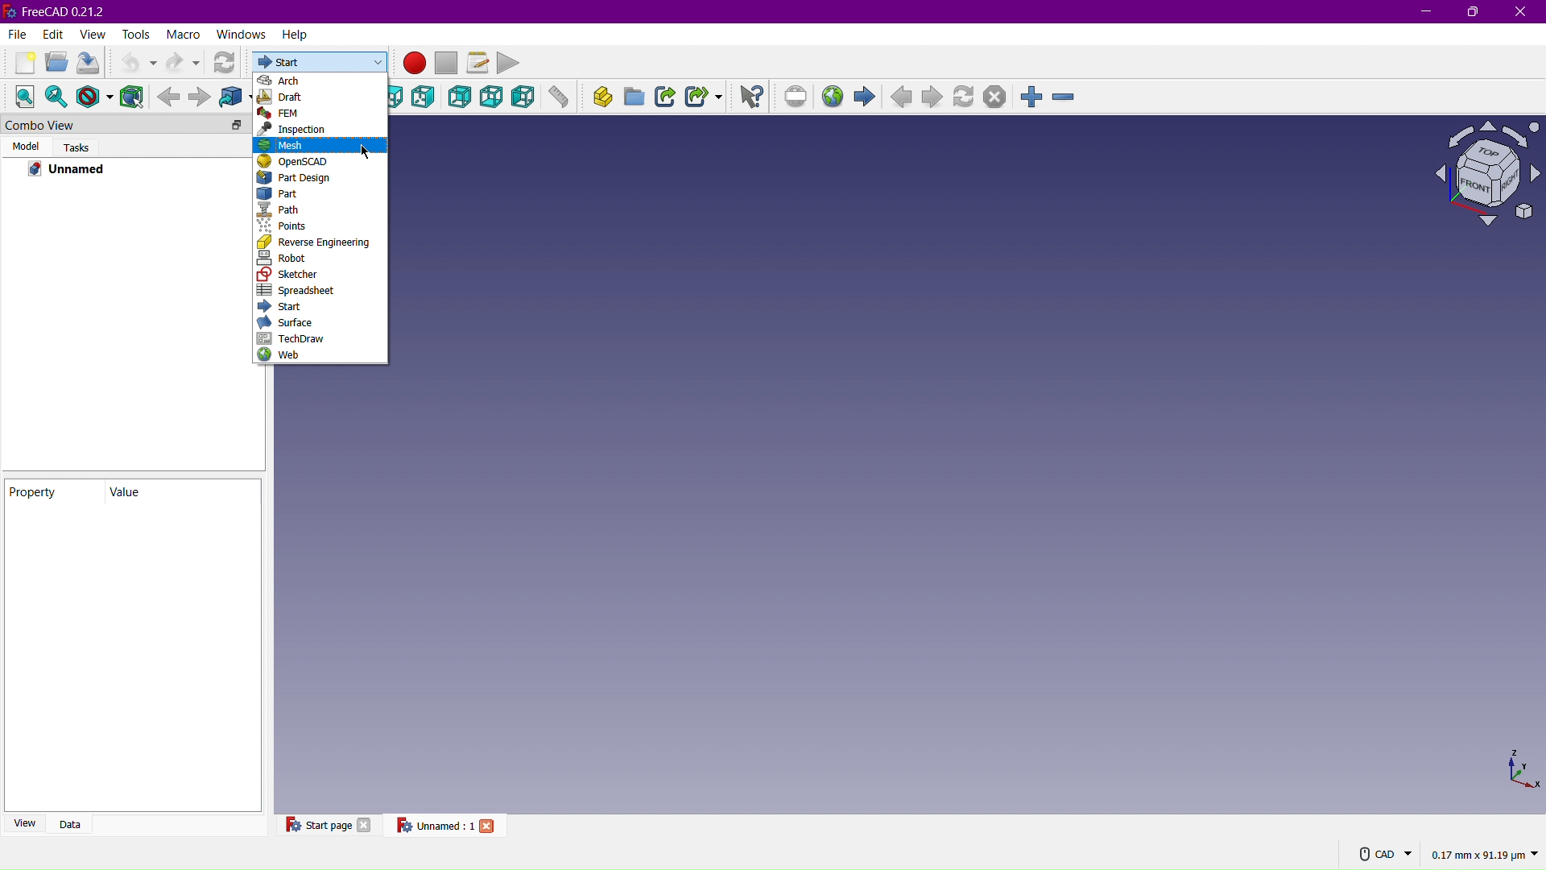 Image resolution: width=1546 pixels, height=870 pixels. Describe the element at coordinates (1521, 769) in the screenshot. I see `3D Axis View` at that location.